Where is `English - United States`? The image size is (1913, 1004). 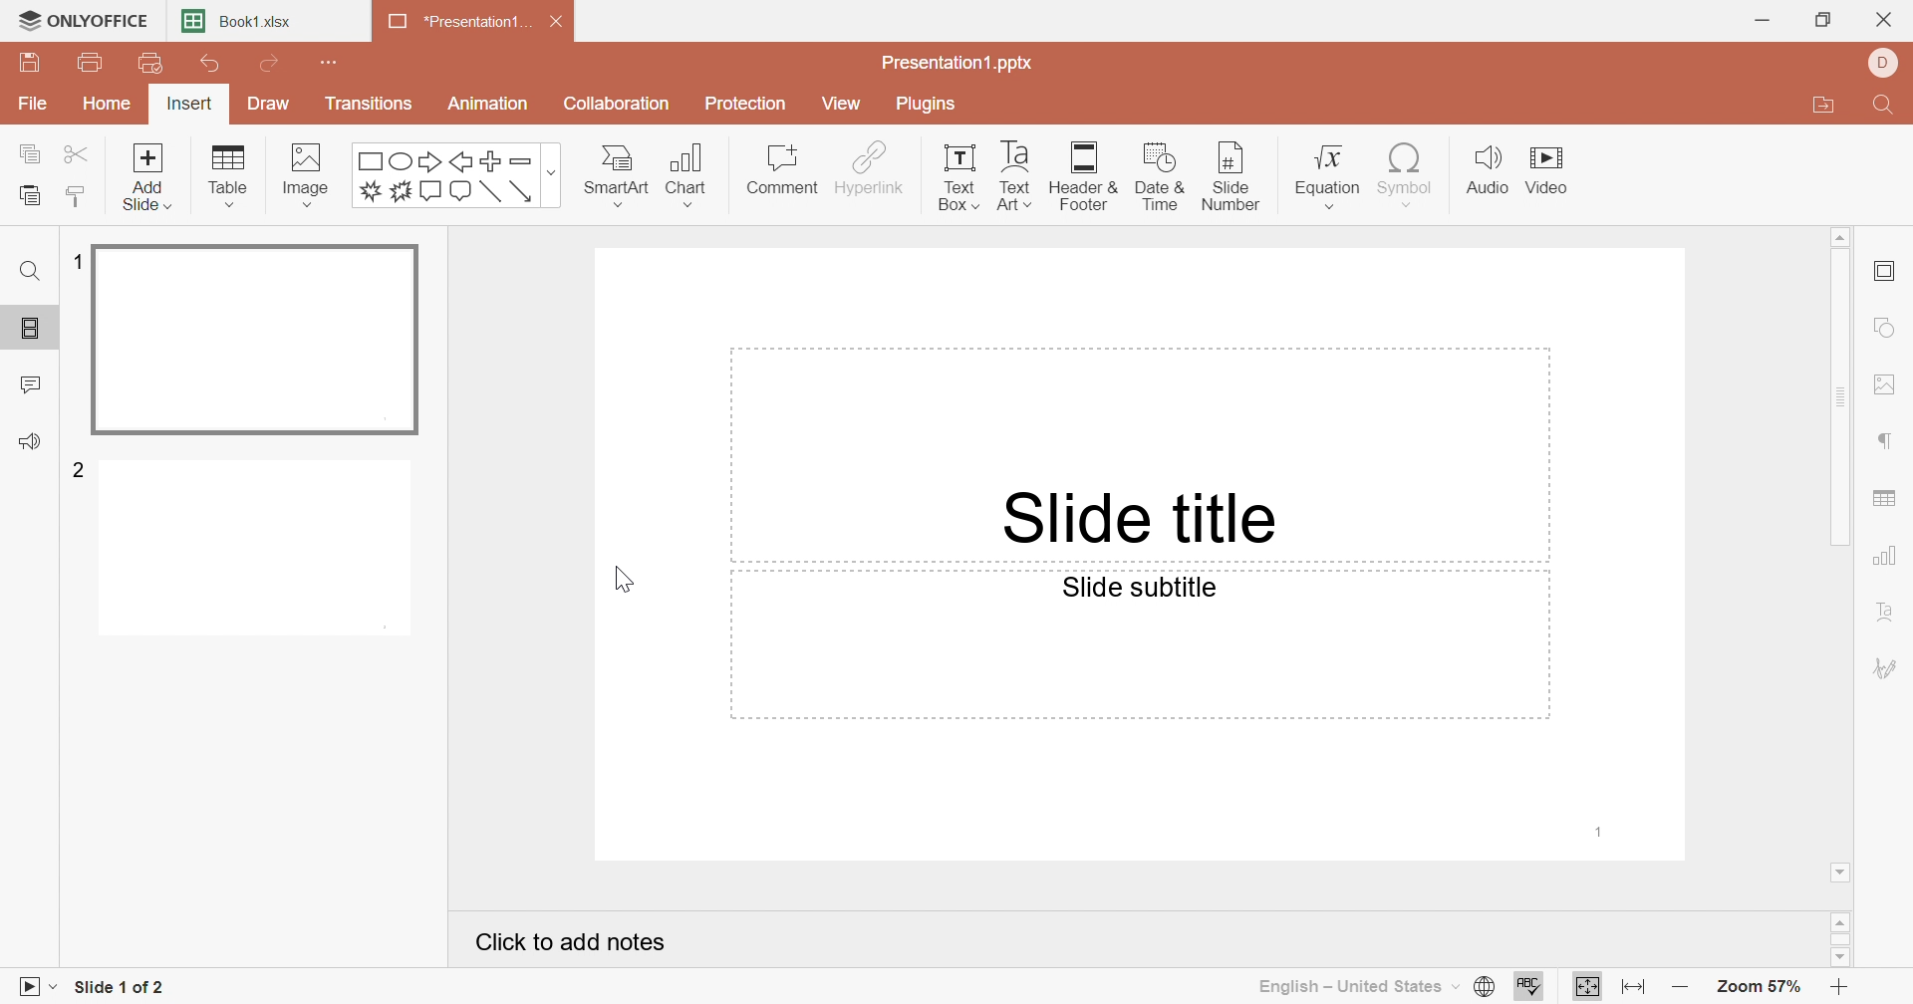 English - United States is located at coordinates (1356, 986).